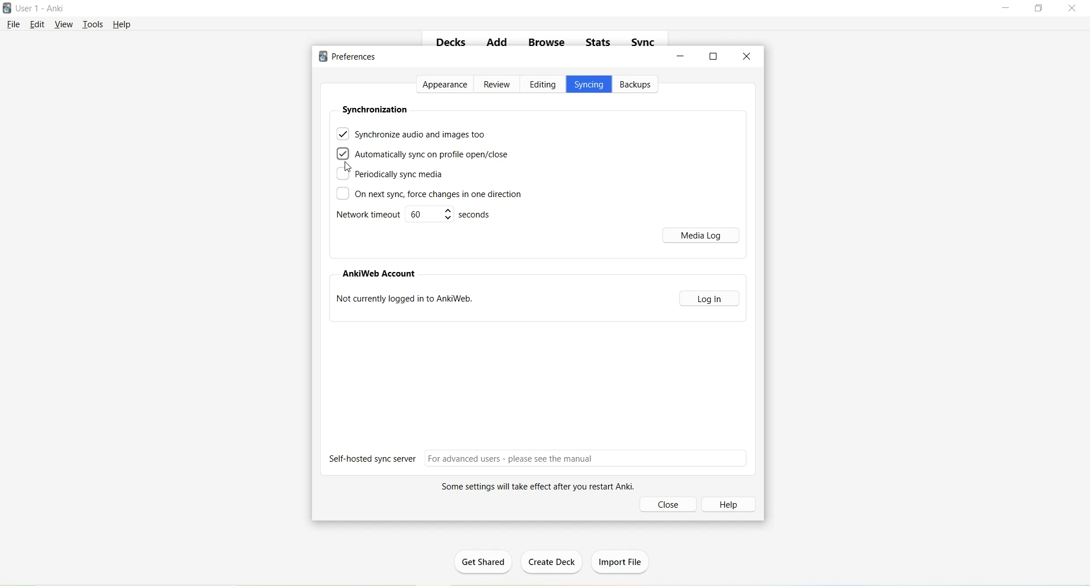  I want to click on AnkiWeb Account, so click(381, 274).